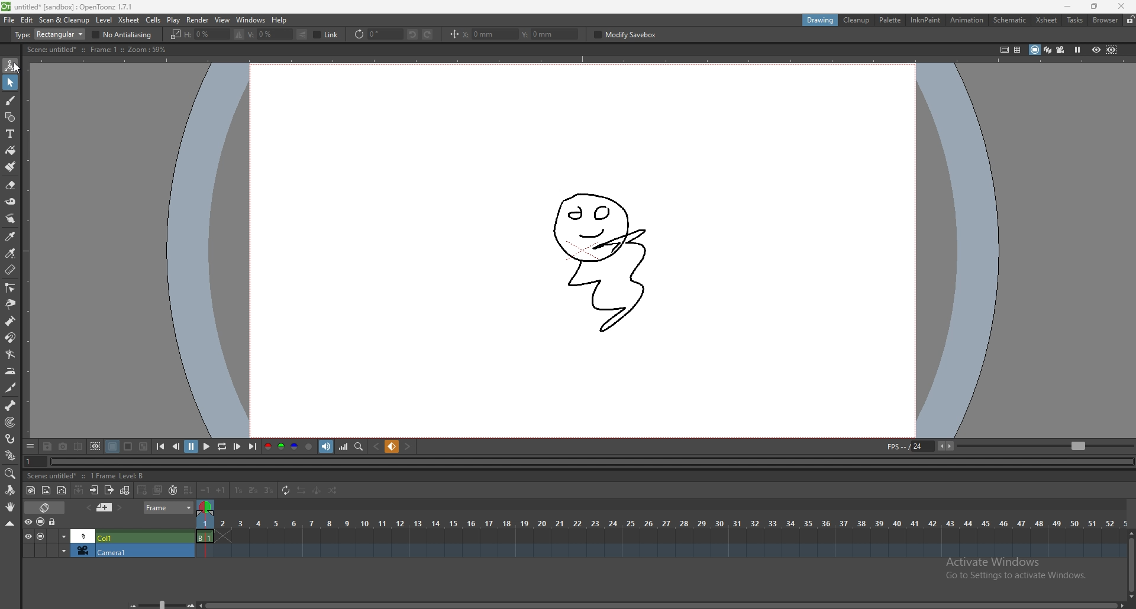 The image size is (1136, 609). What do you see at coordinates (173, 490) in the screenshot?
I see `auto input cell number` at bounding box center [173, 490].